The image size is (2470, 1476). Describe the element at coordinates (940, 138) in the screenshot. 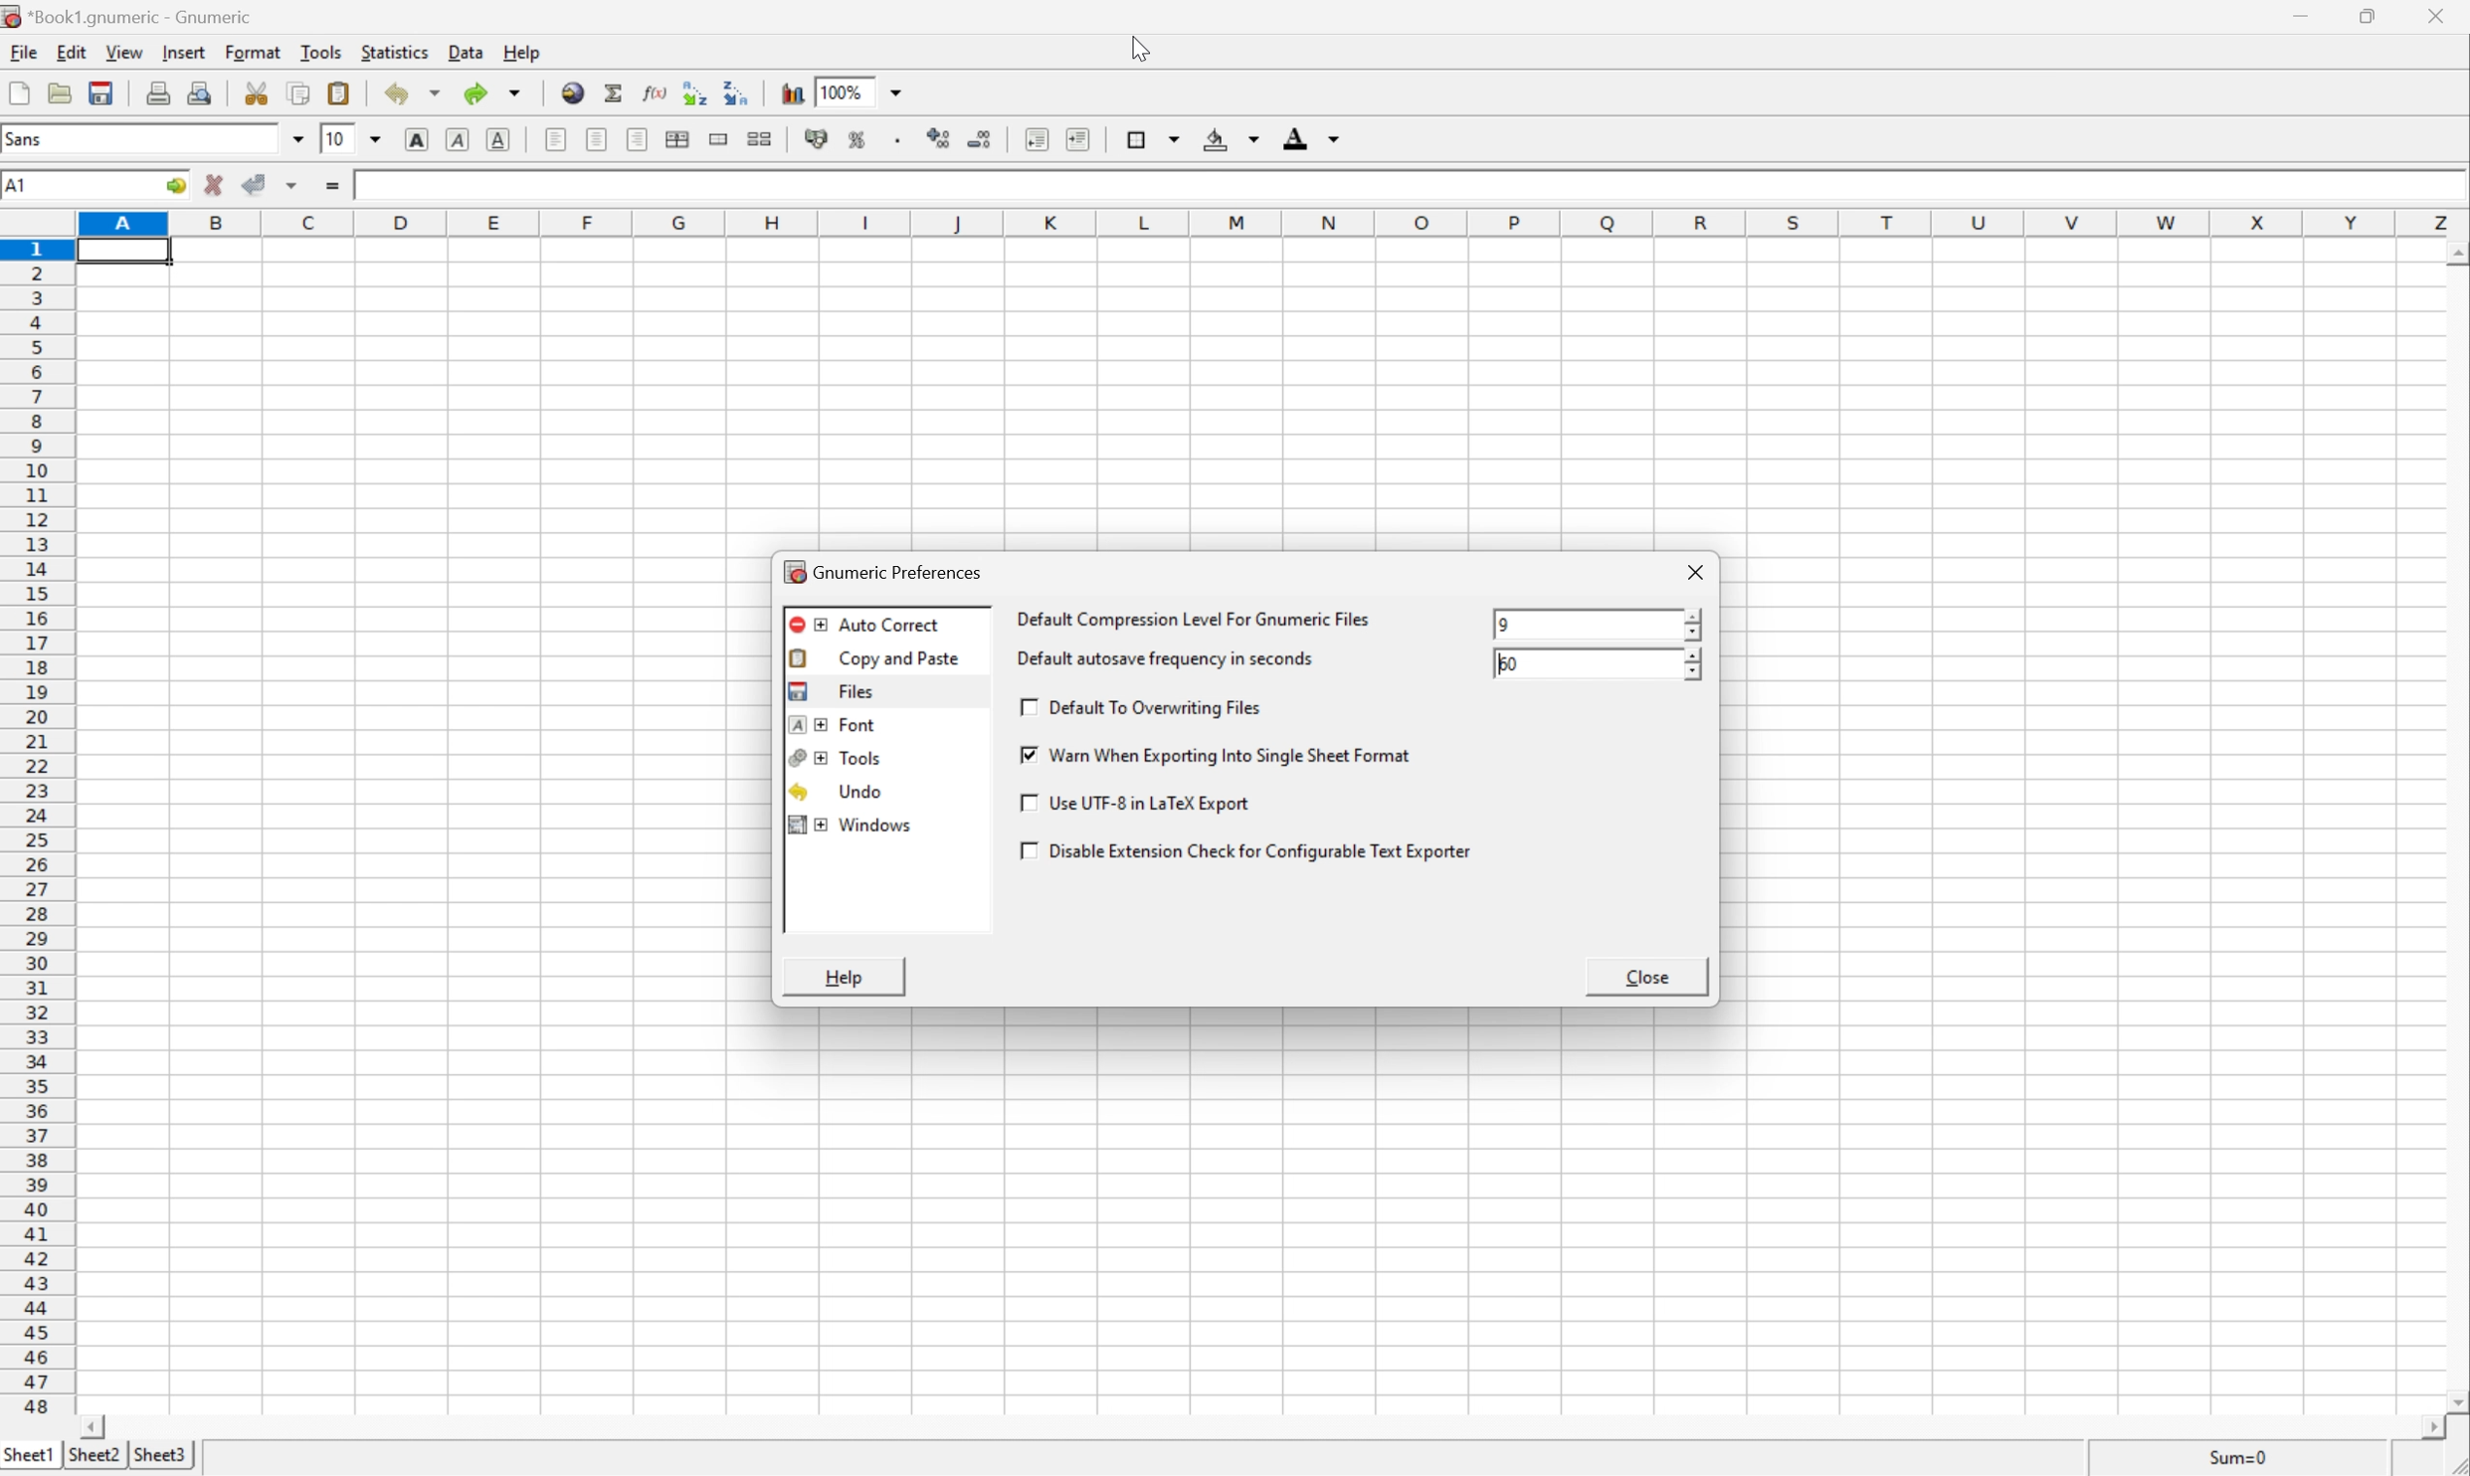

I see `increase number of decimals displayed` at that location.